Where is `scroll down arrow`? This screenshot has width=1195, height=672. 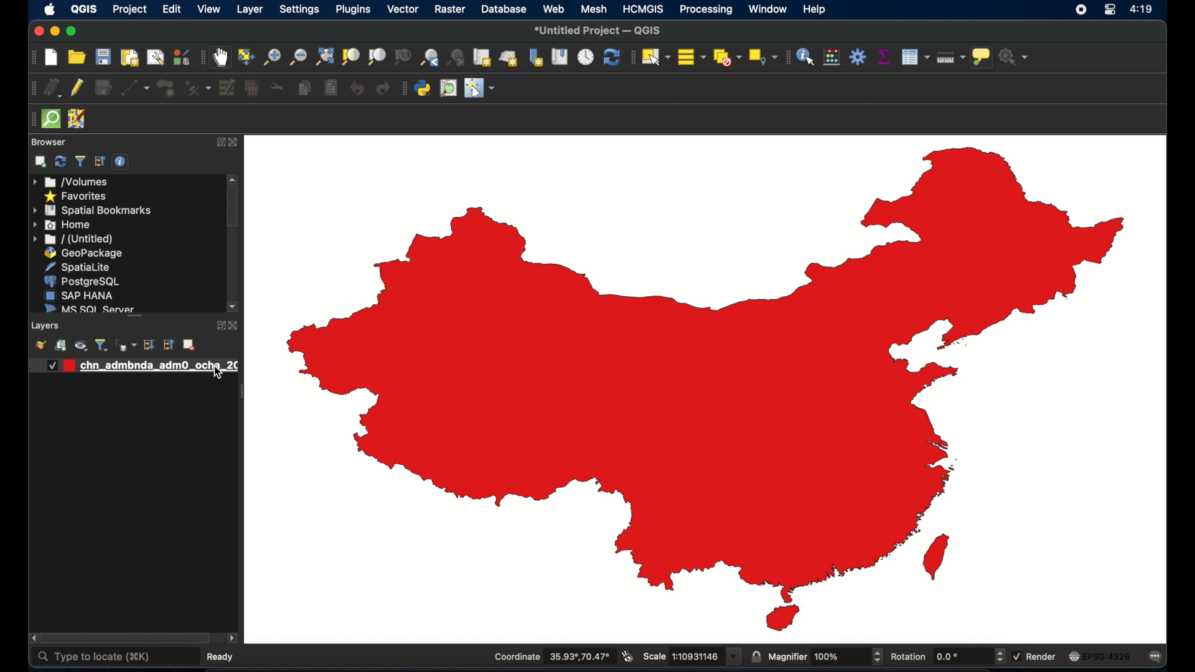 scroll down arrow is located at coordinates (233, 307).